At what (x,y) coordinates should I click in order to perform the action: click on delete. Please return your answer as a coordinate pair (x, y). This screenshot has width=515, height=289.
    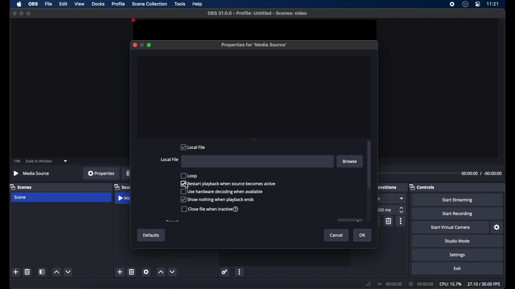
    Looking at the image, I should click on (132, 272).